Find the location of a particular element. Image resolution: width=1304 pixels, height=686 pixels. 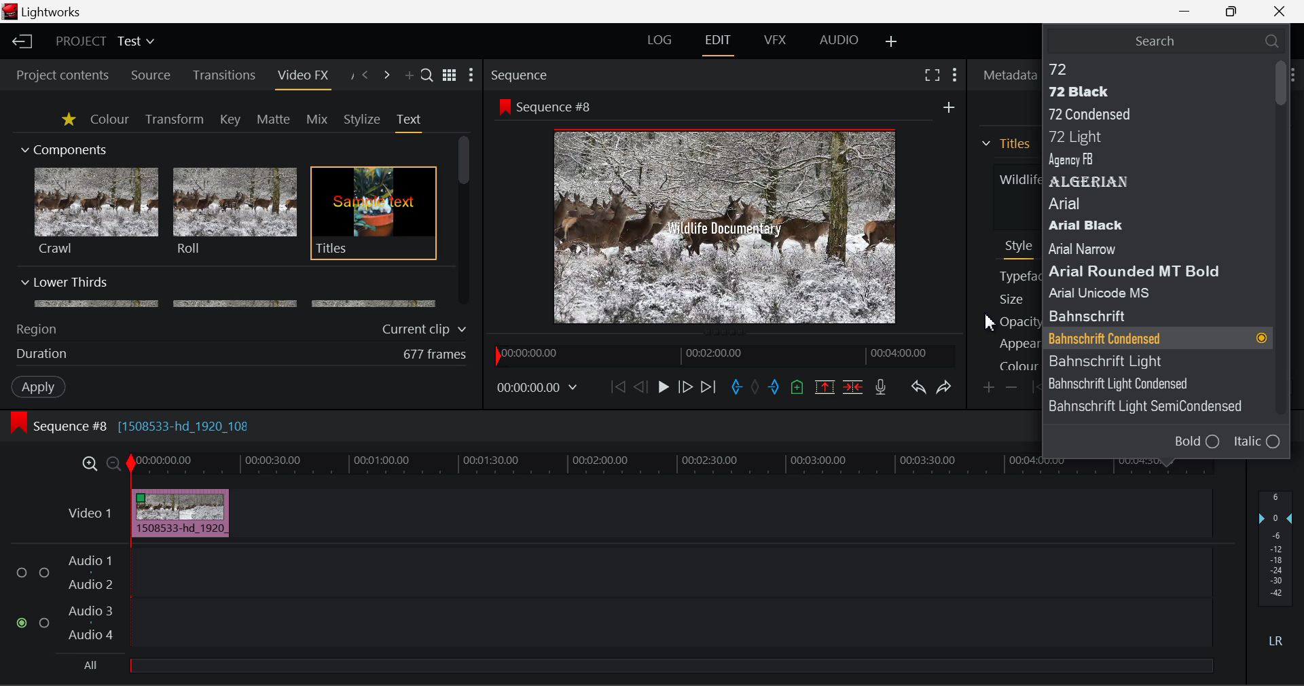

Mix is located at coordinates (316, 120).